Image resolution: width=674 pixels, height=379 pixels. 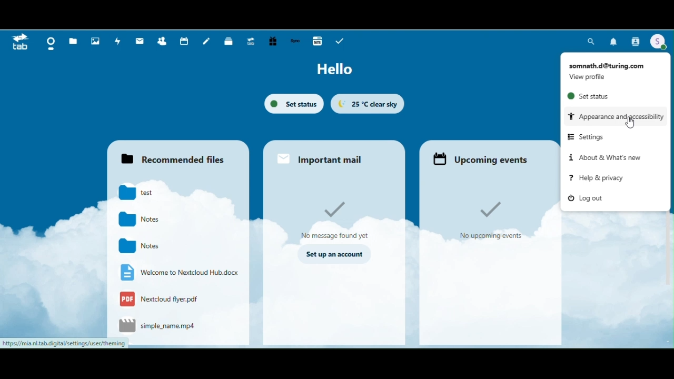 I want to click on Notes, so click(x=145, y=220).